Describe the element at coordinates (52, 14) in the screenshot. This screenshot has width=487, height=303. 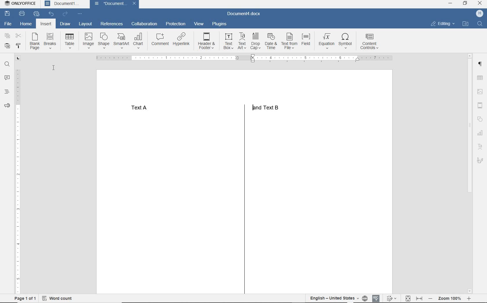
I see `UNDO` at that location.